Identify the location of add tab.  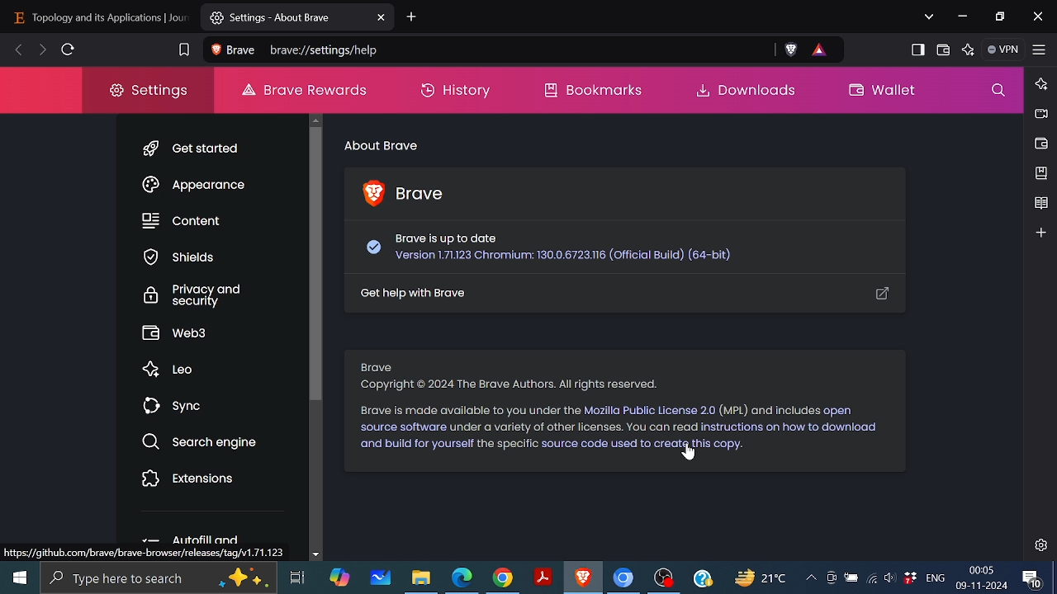
(412, 18).